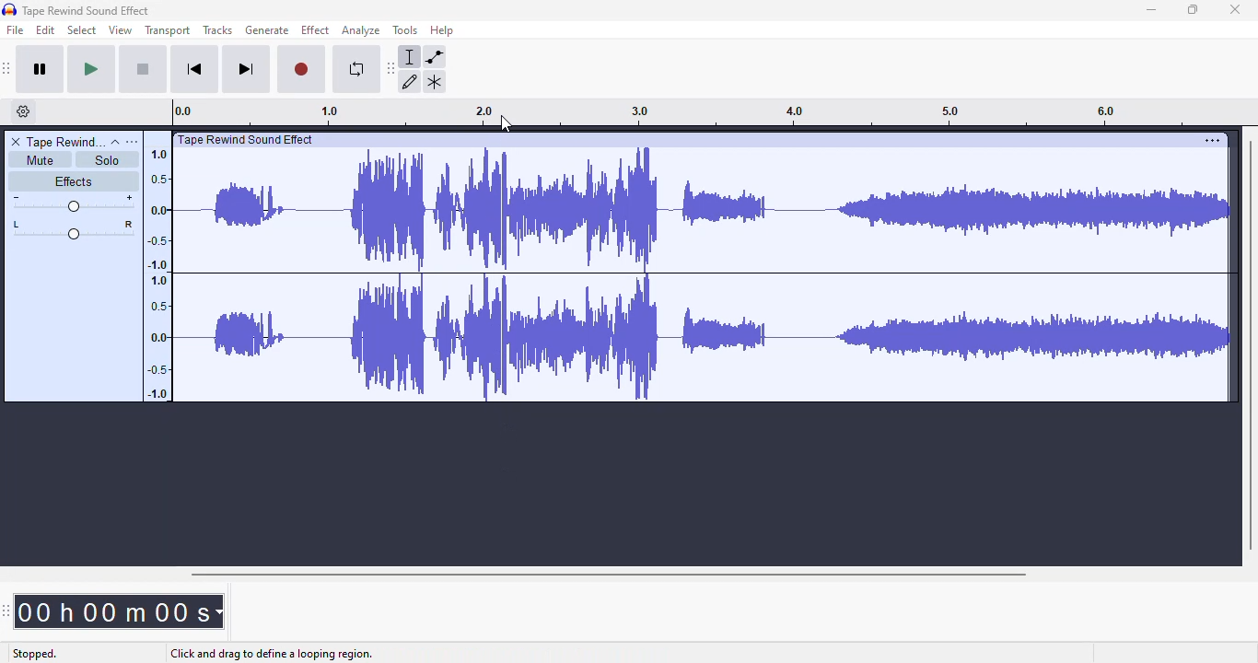 The image size is (1258, 663). I want to click on draw tool, so click(412, 81).